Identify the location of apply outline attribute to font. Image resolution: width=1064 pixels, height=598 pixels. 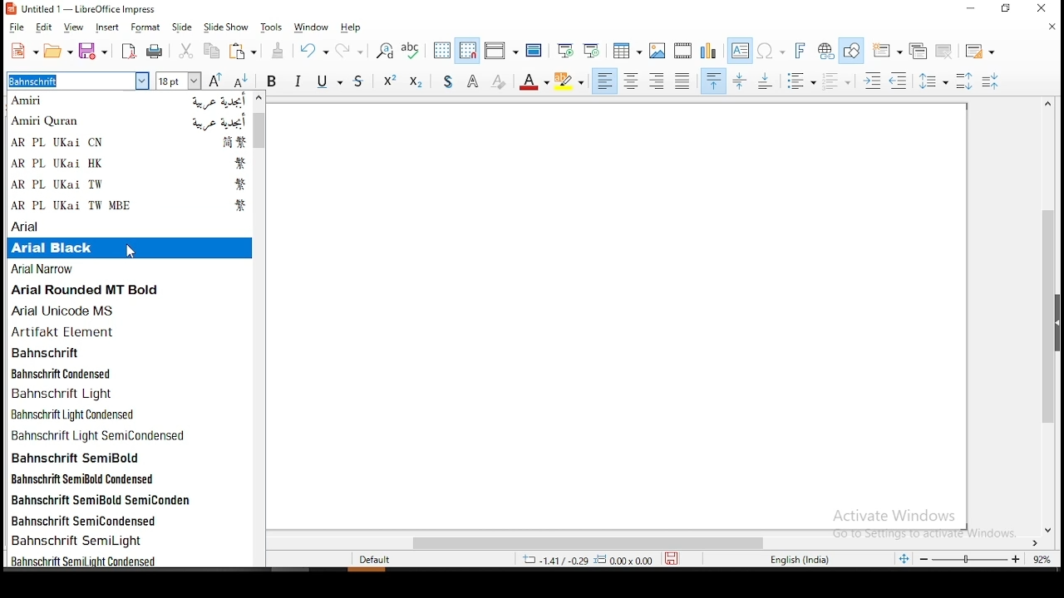
(473, 81).